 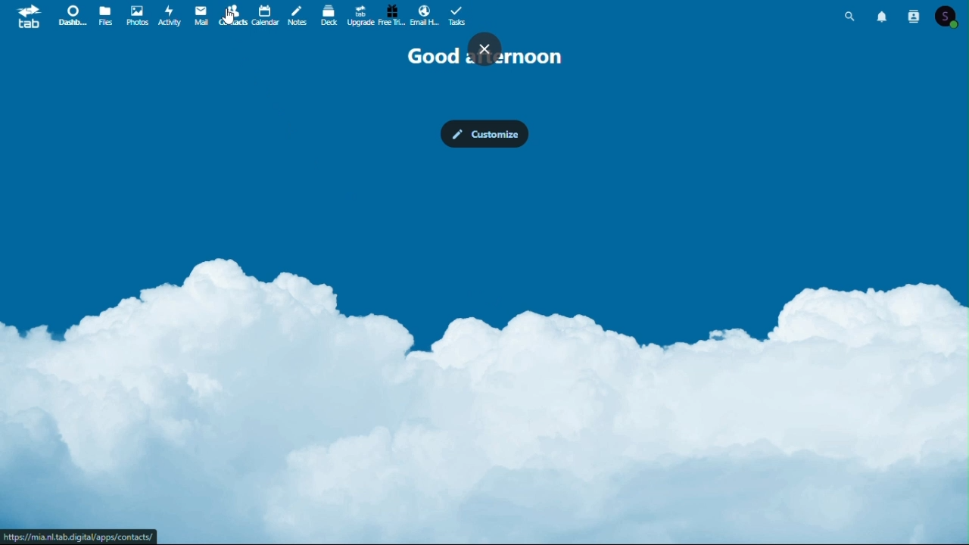 I want to click on Email hosting, so click(x=424, y=14).